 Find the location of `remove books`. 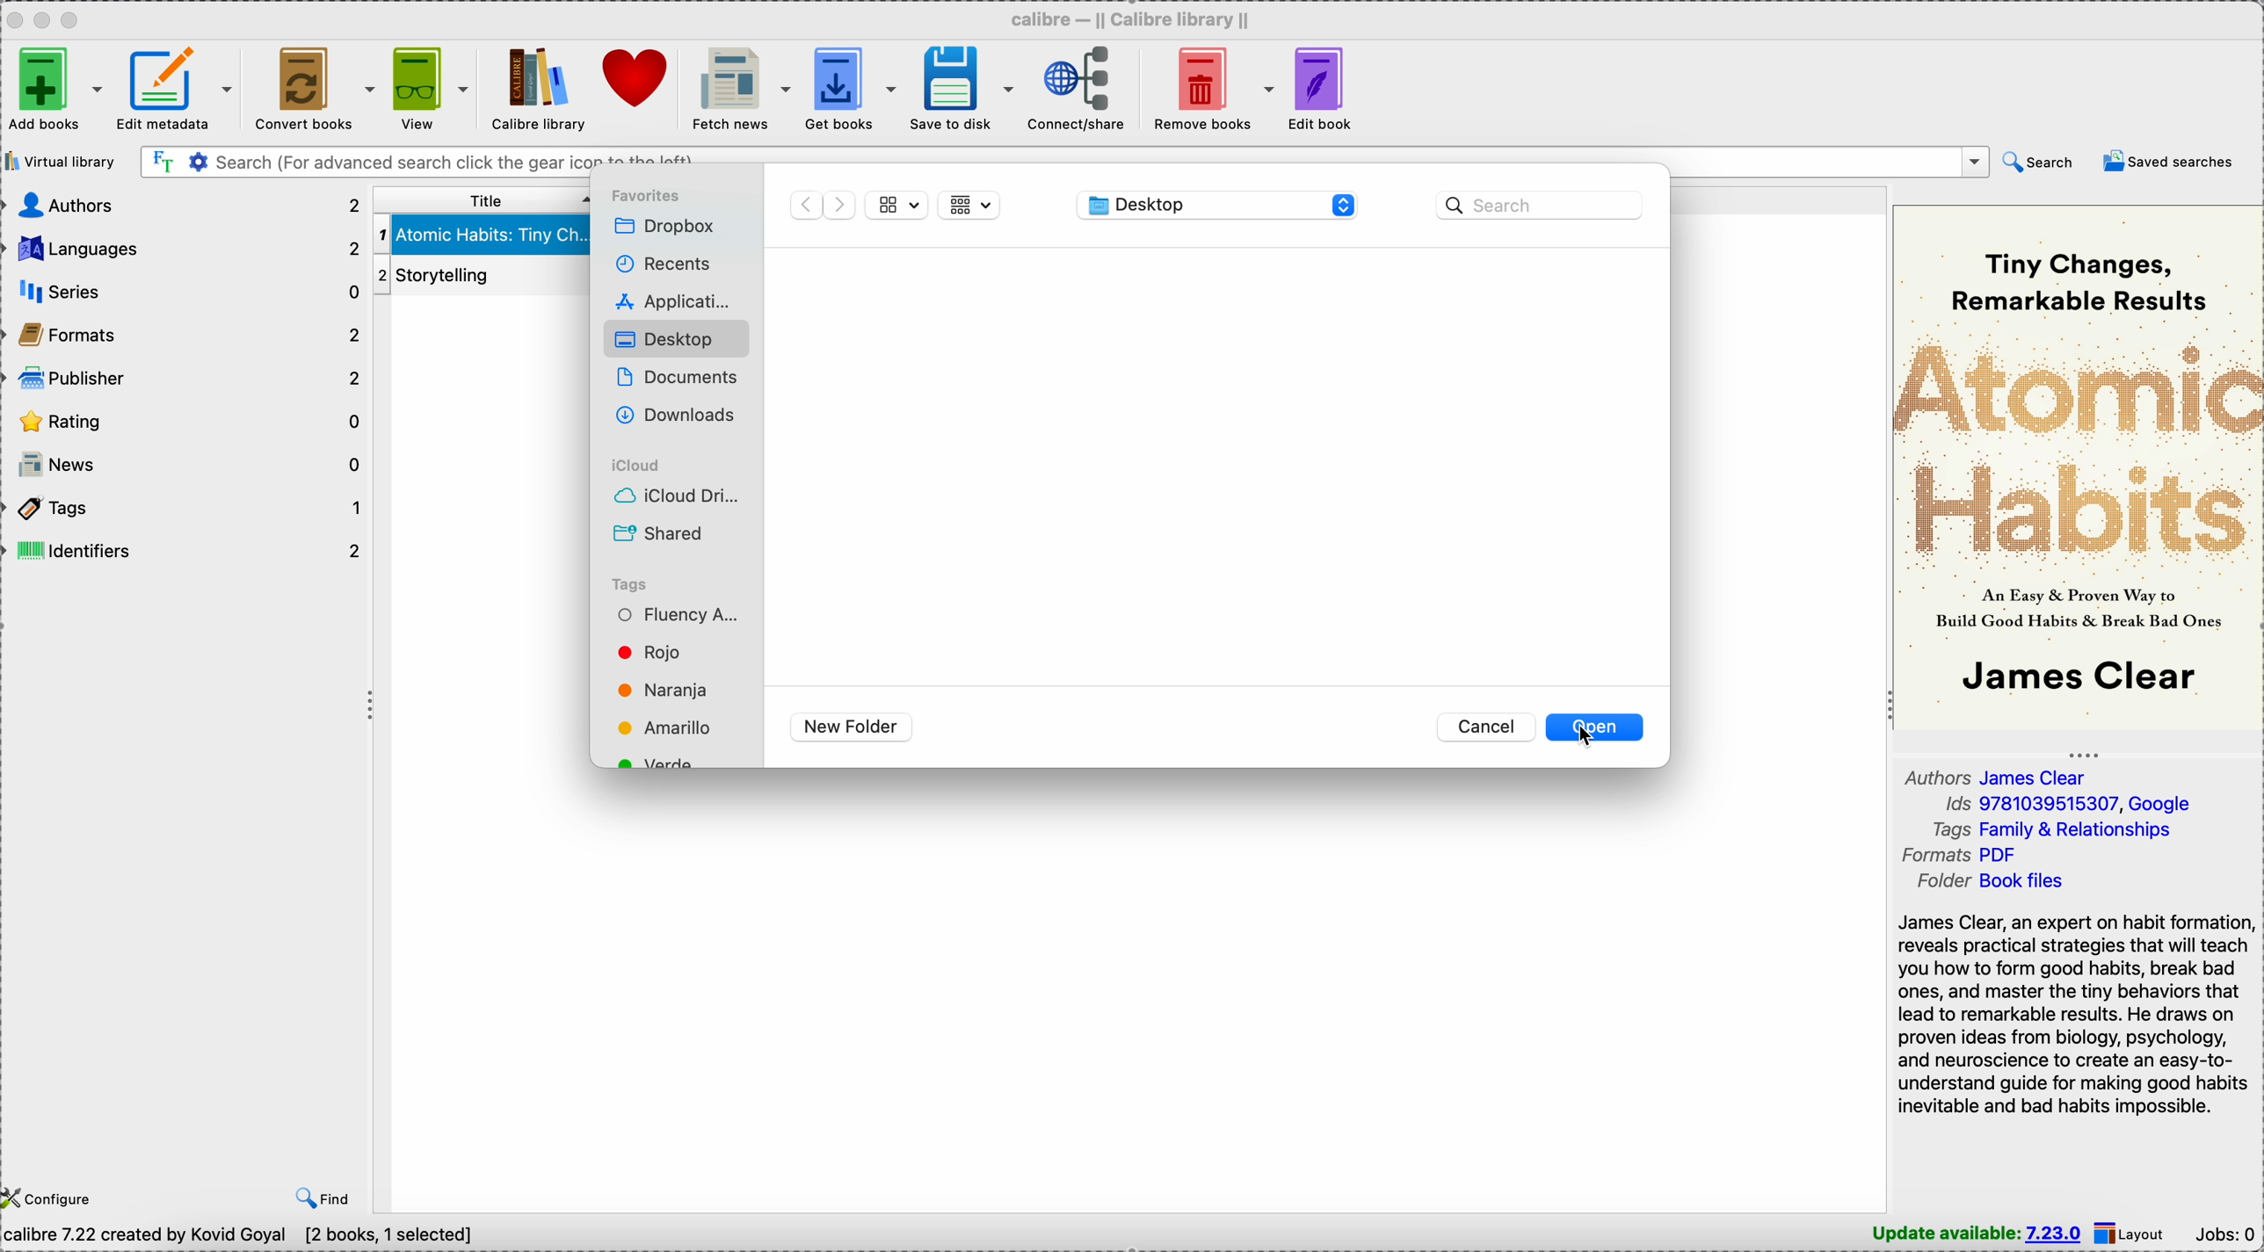

remove books is located at coordinates (1209, 87).